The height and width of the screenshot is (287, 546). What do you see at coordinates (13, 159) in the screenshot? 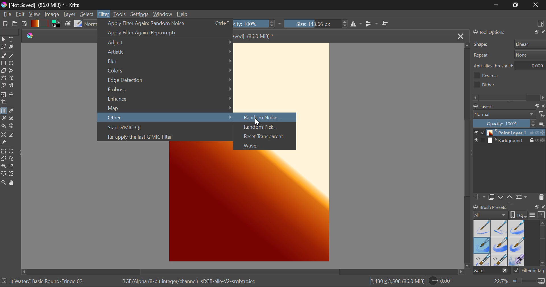
I see `Freehand Selection` at bounding box center [13, 159].